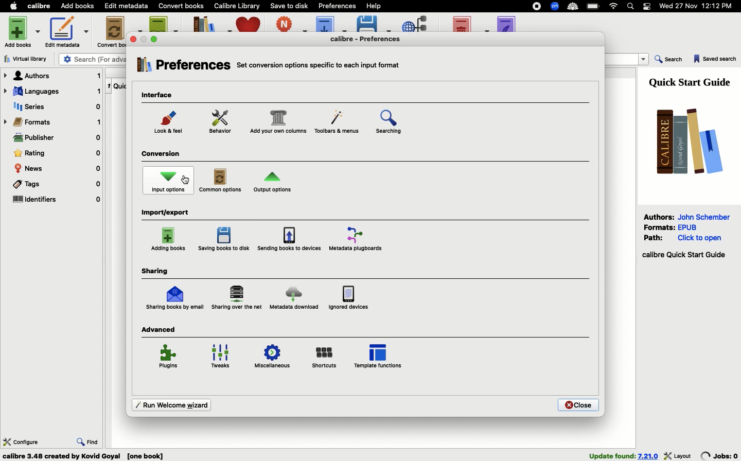 The width and height of the screenshot is (741, 461). I want to click on Shortcuts, so click(325, 357).